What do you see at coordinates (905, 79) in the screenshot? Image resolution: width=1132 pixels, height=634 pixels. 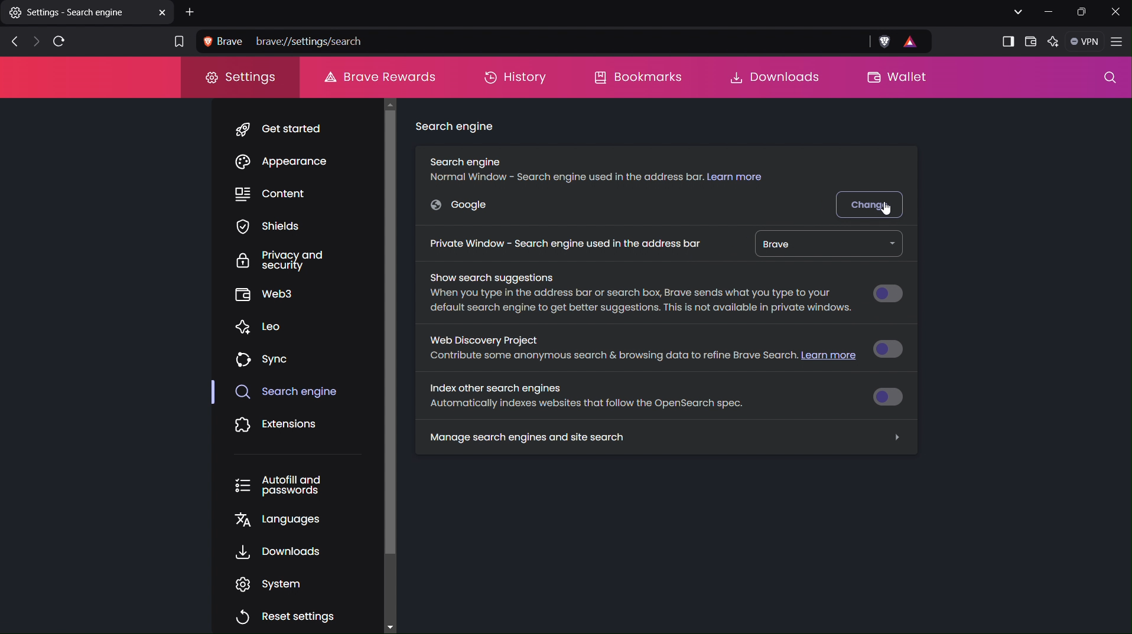 I see `Wallet` at bounding box center [905, 79].